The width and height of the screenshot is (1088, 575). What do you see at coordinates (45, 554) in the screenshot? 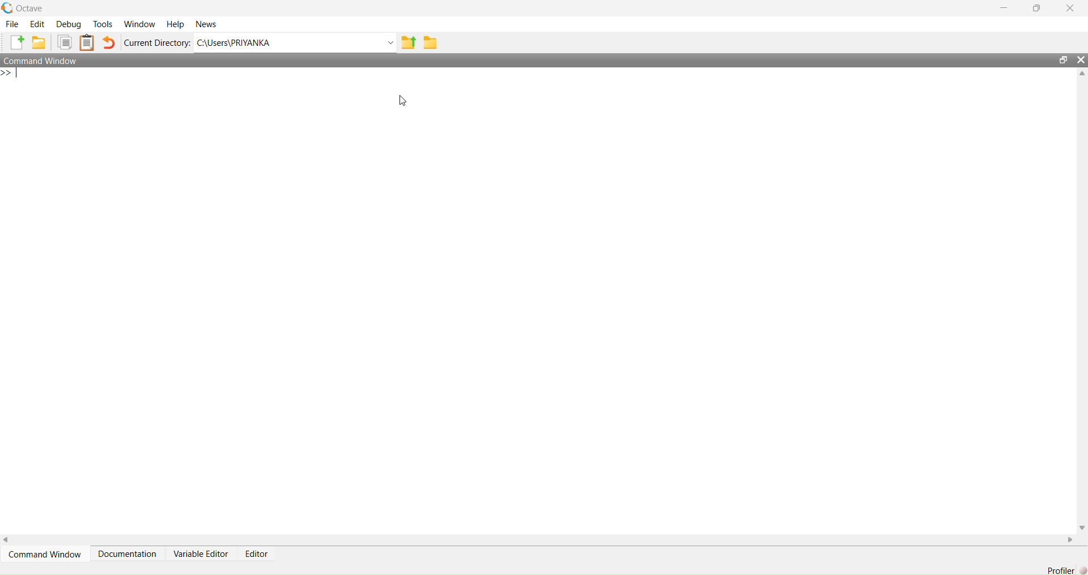
I see `Command Window` at bounding box center [45, 554].